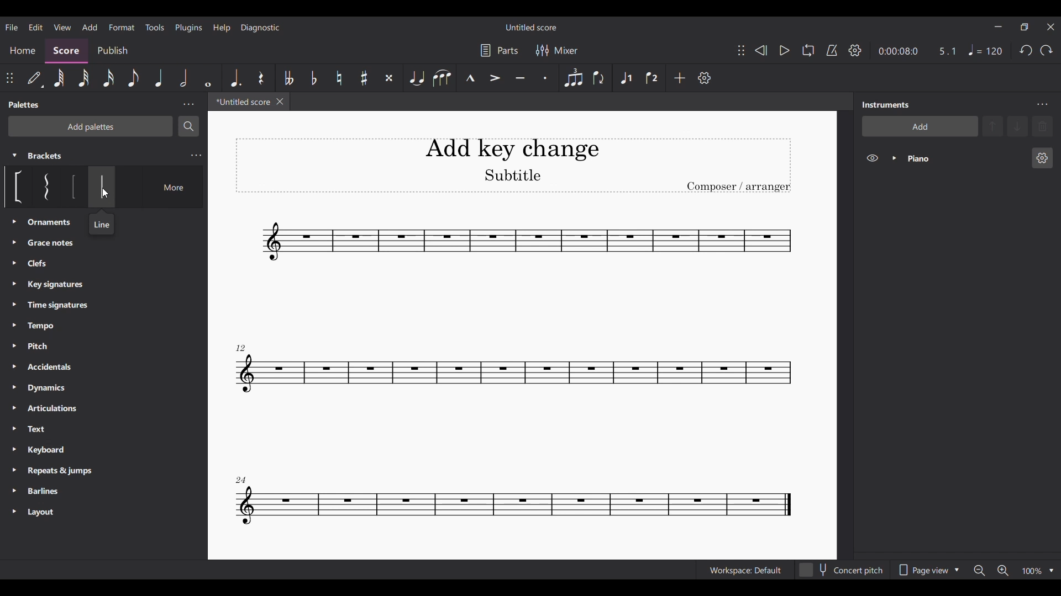 The width and height of the screenshot is (1061, 596). Describe the element at coordinates (557, 51) in the screenshot. I see `Mixer` at that location.